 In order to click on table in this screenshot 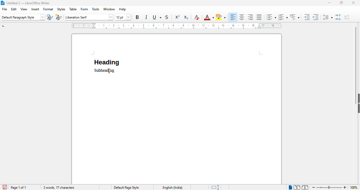, I will do `click(73, 9)`.